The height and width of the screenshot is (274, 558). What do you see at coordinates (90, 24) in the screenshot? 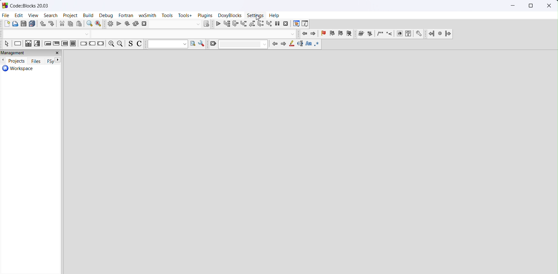
I see `find` at bounding box center [90, 24].